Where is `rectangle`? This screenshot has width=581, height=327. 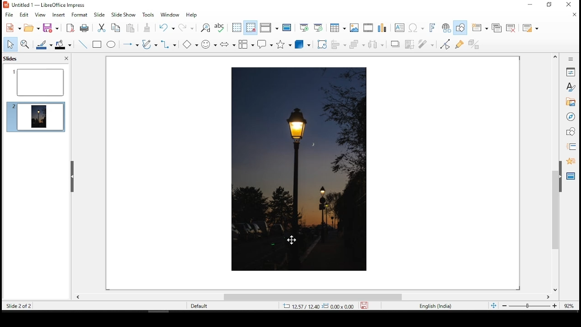
rectangle is located at coordinates (98, 45).